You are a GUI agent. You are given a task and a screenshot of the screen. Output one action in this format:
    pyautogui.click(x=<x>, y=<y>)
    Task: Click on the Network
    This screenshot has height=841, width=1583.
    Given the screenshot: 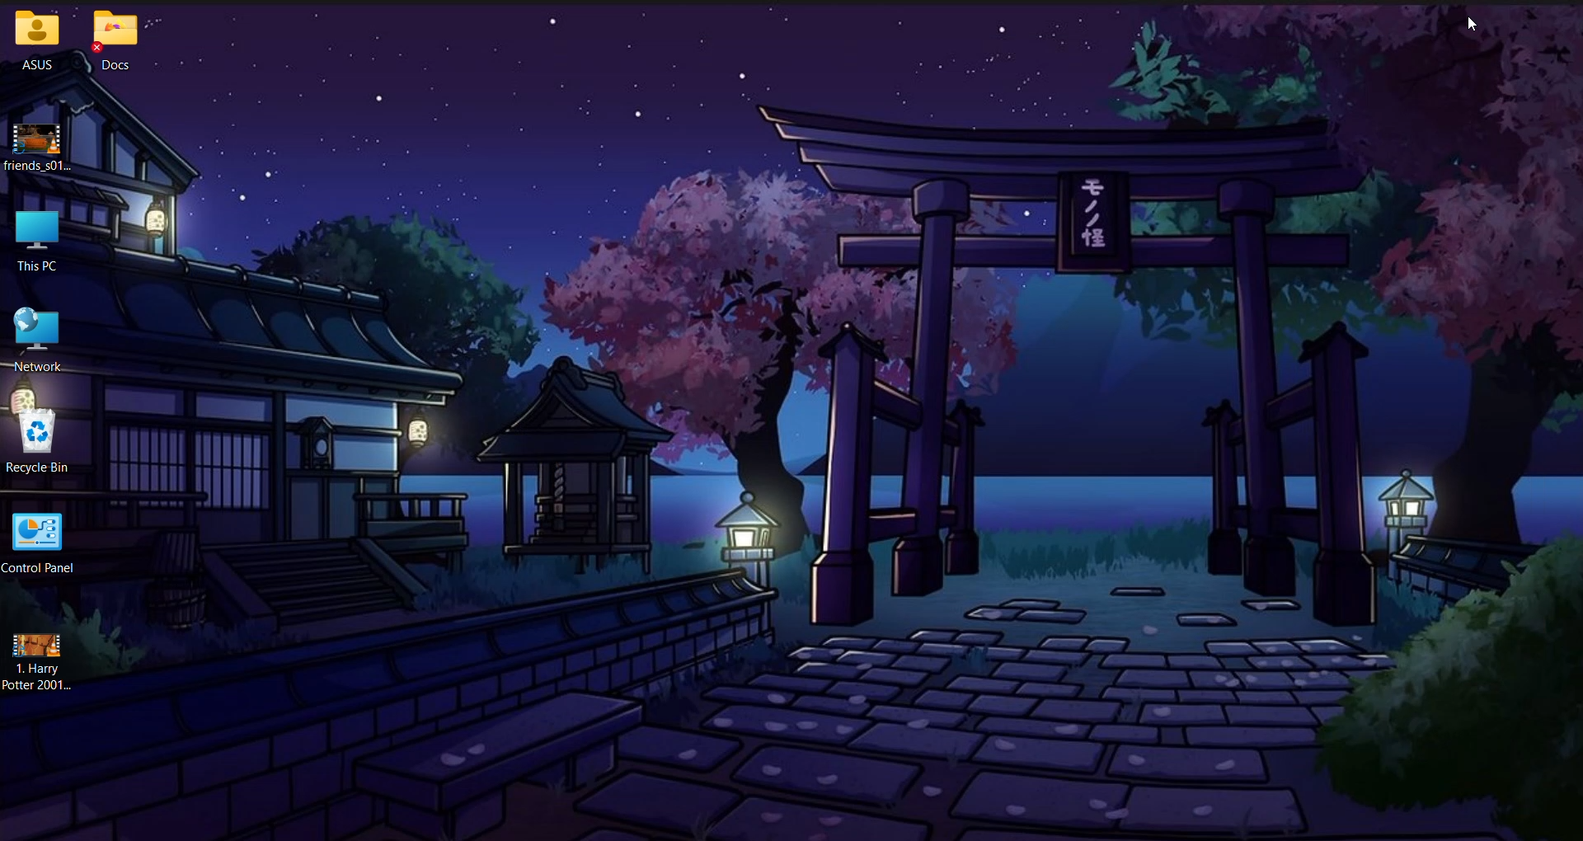 What is the action you would take?
    pyautogui.click(x=36, y=339)
    